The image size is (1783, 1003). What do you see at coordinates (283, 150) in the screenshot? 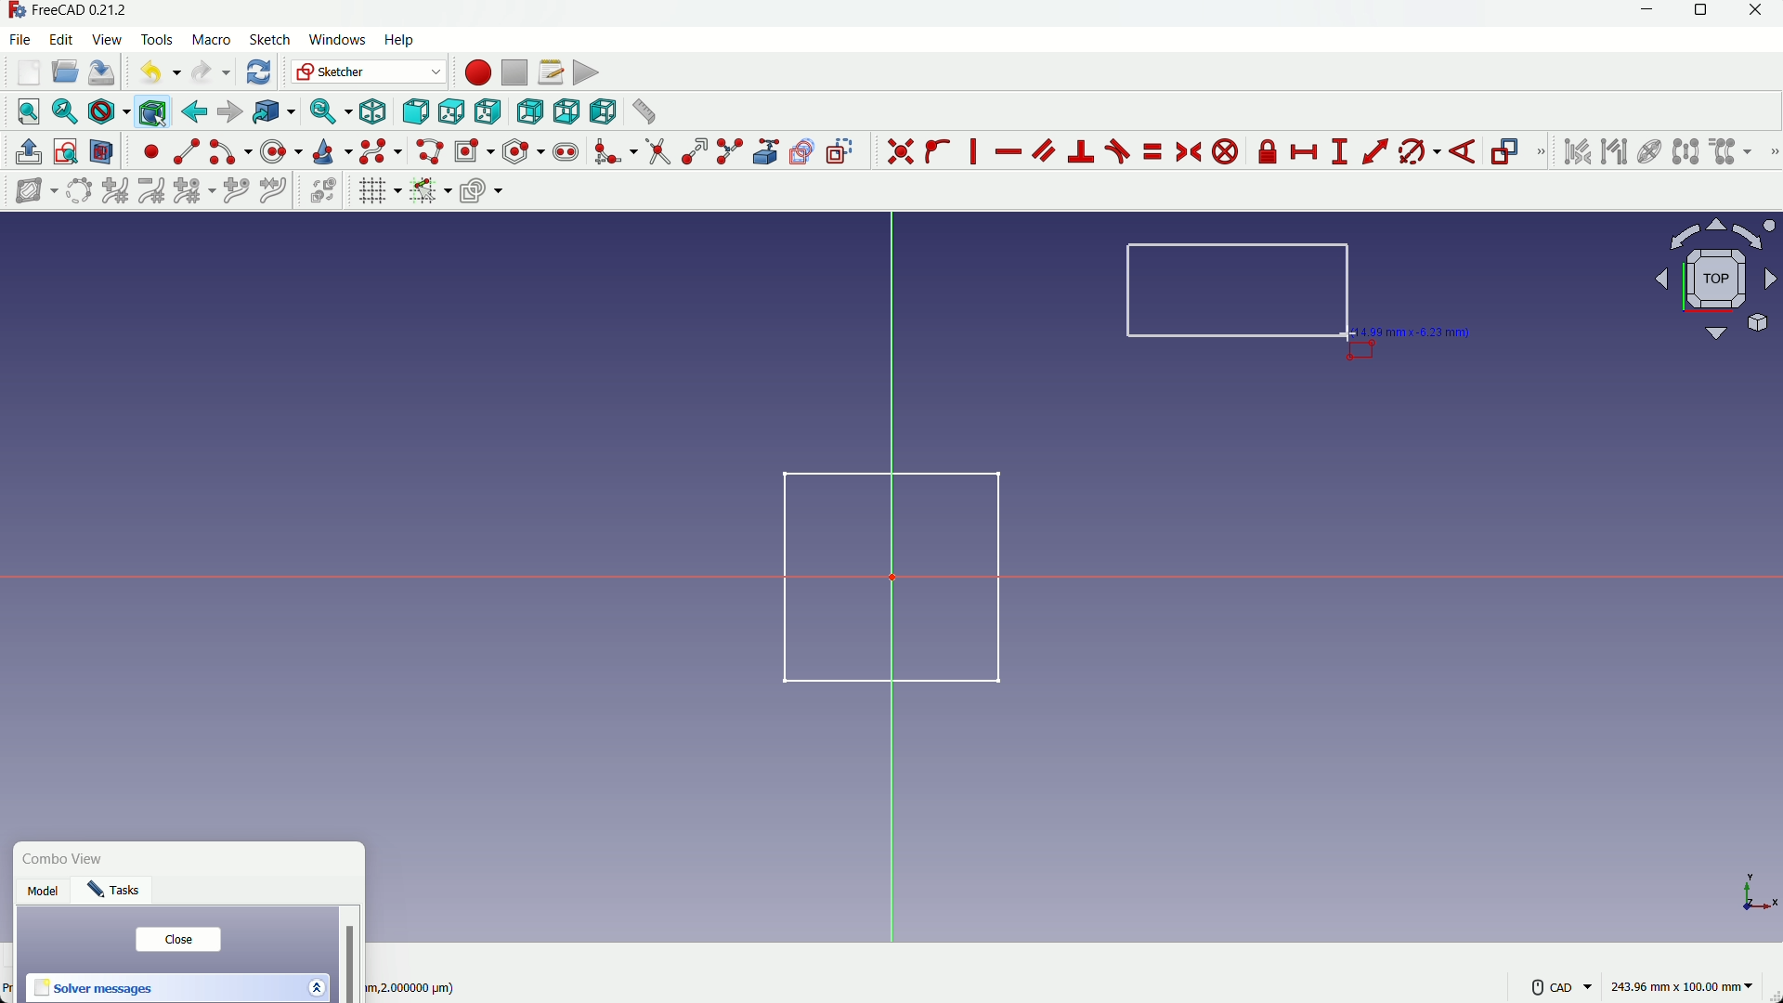
I see `create circle` at bounding box center [283, 150].